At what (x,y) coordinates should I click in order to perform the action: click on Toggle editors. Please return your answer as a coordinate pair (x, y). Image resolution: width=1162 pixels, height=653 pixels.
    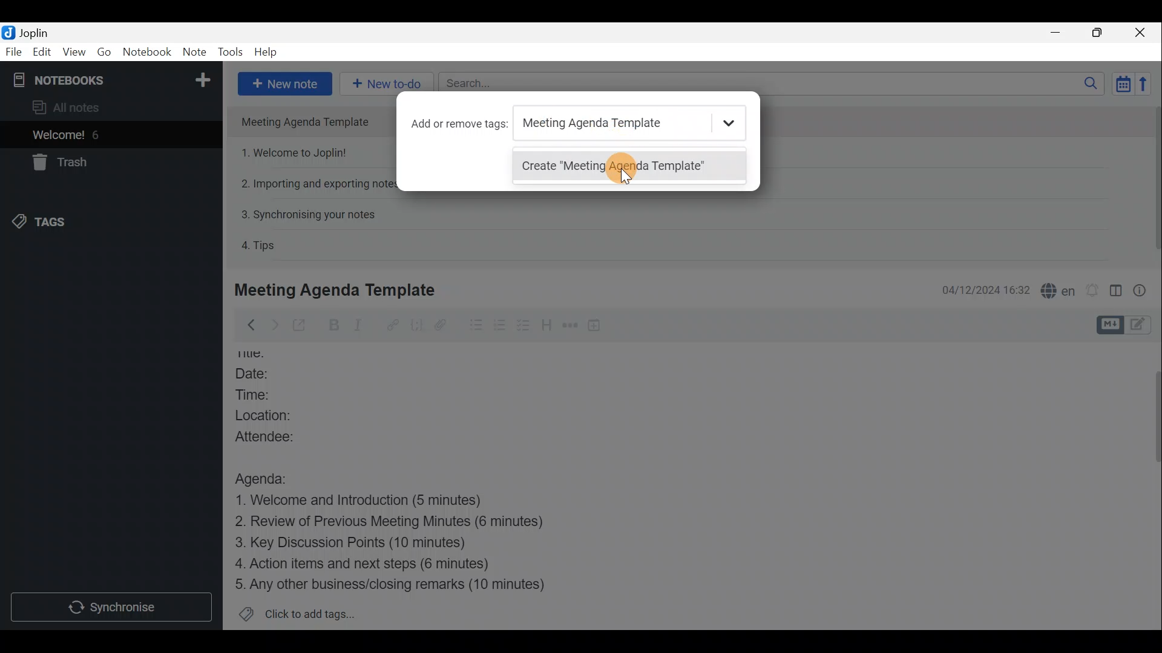
    Looking at the image, I should click on (1108, 325).